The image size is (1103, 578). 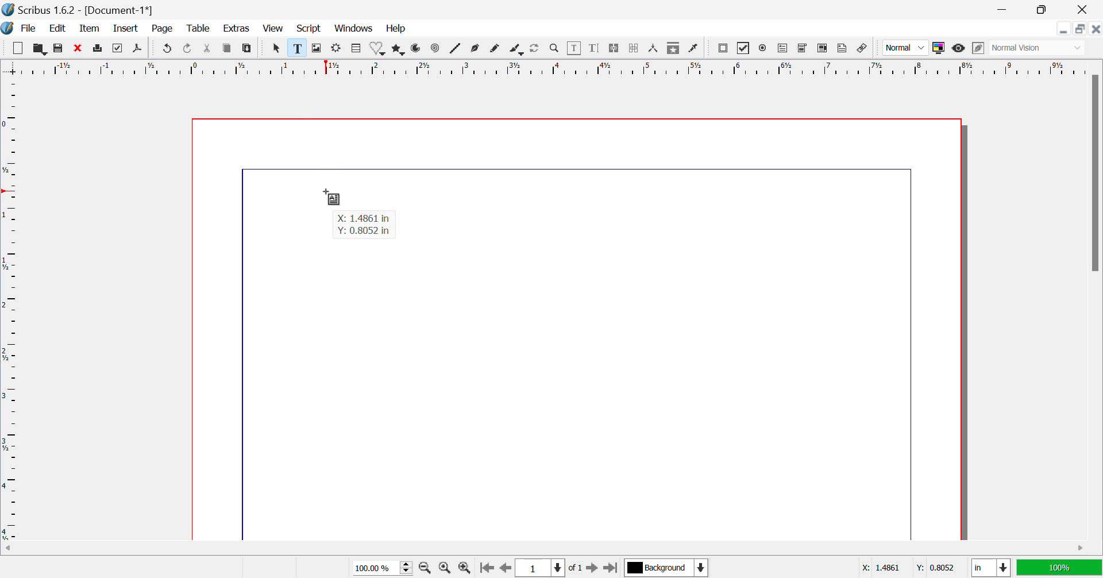 What do you see at coordinates (330, 198) in the screenshot?
I see `Cursor` at bounding box center [330, 198].